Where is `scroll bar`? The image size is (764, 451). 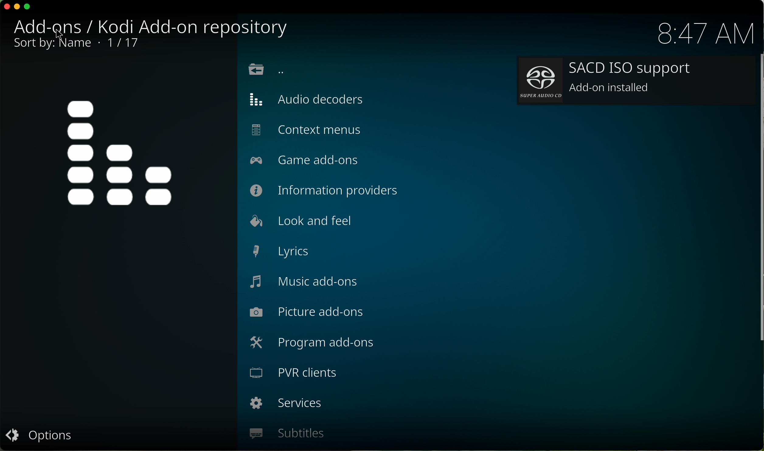
scroll bar is located at coordinates (759, 205).